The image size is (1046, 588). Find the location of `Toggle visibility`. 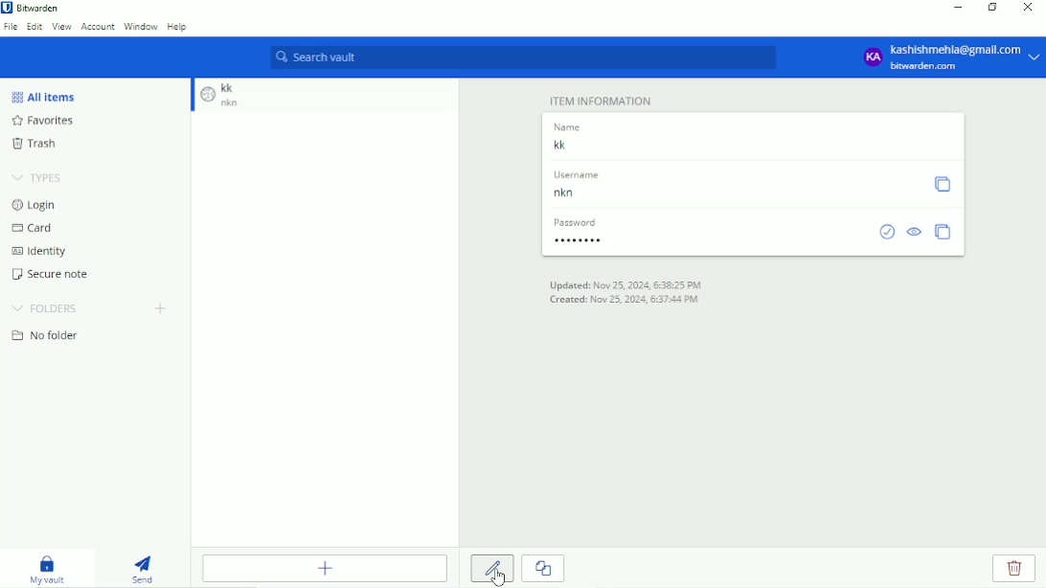

Toggle visibility is located at coordinates (916, 233).